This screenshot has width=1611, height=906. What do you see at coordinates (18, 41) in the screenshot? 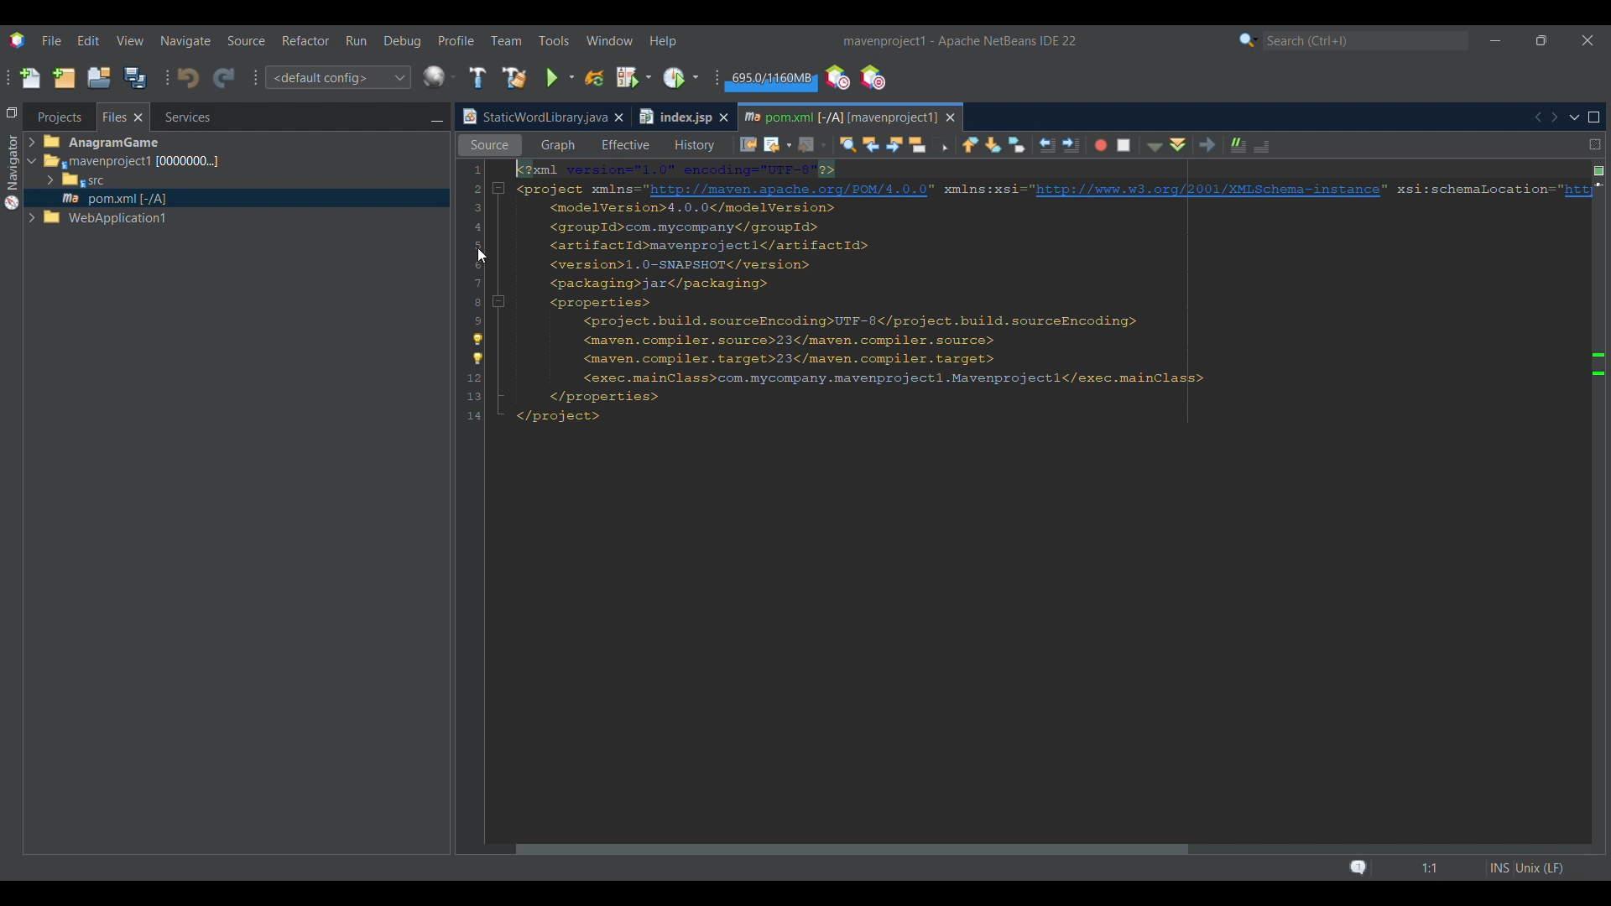
I see `Software logo` at bounding box center [18, 41].